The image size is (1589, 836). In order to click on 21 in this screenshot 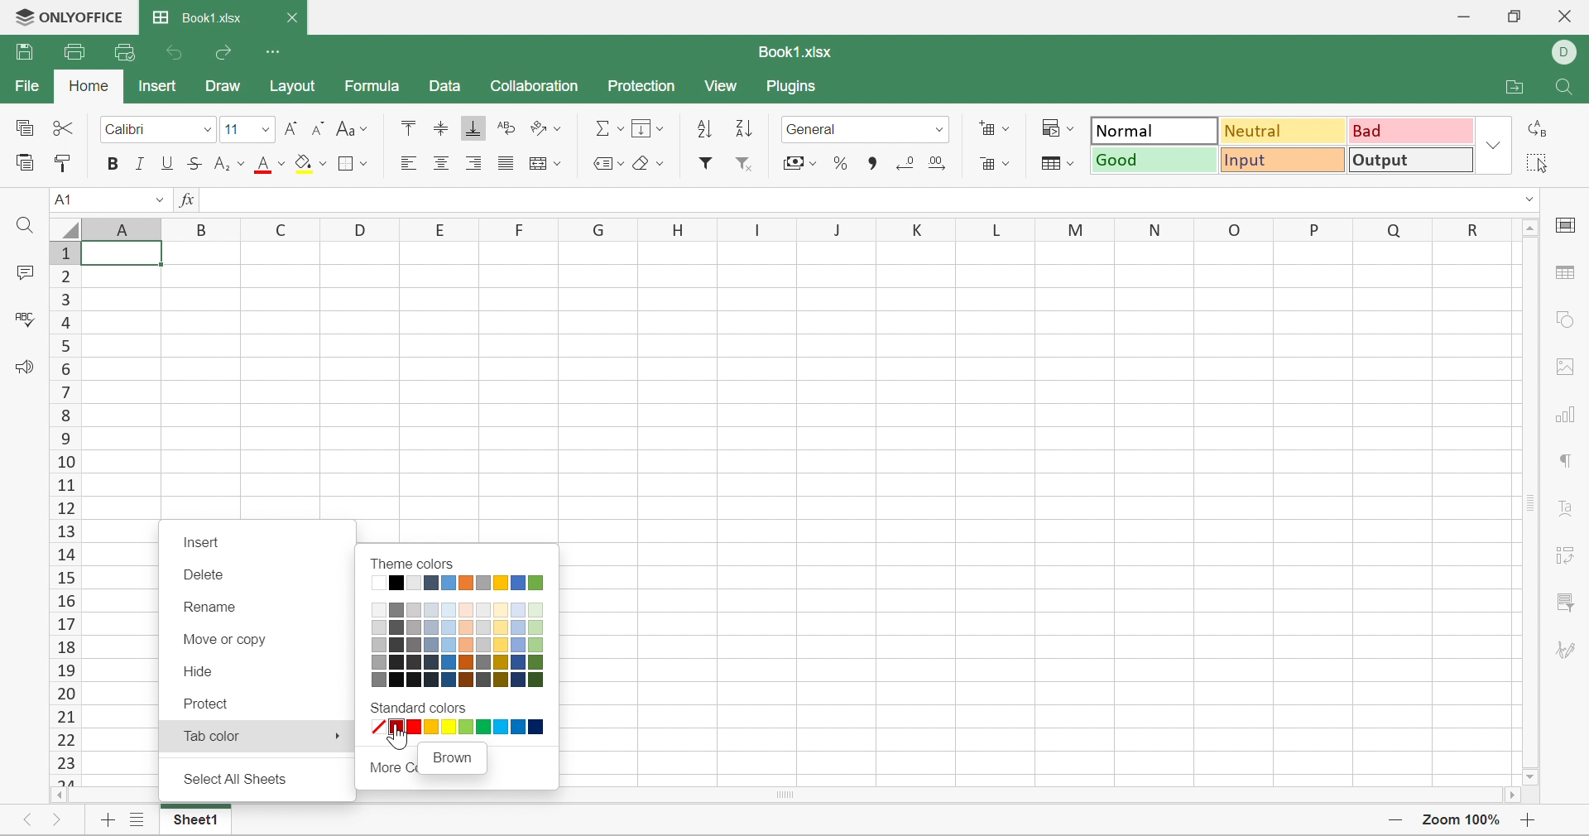, I will do `click(61, 714)`.